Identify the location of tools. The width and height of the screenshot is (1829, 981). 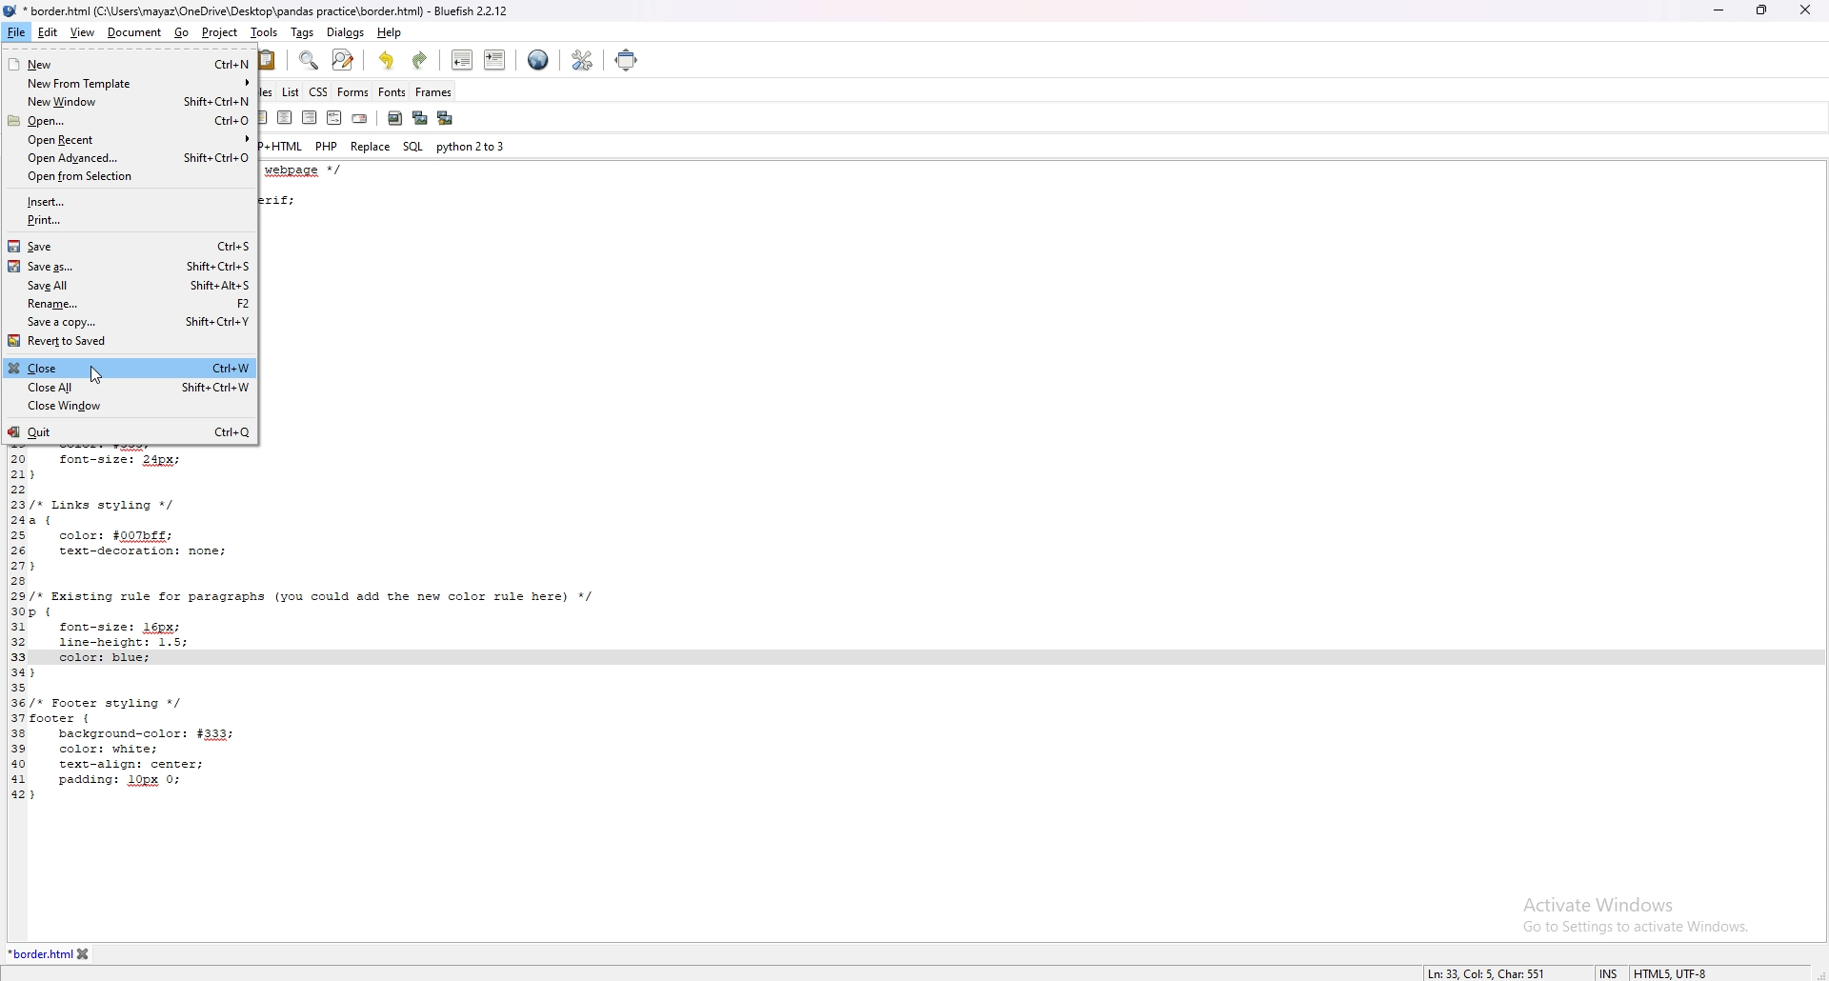
(264, 32).